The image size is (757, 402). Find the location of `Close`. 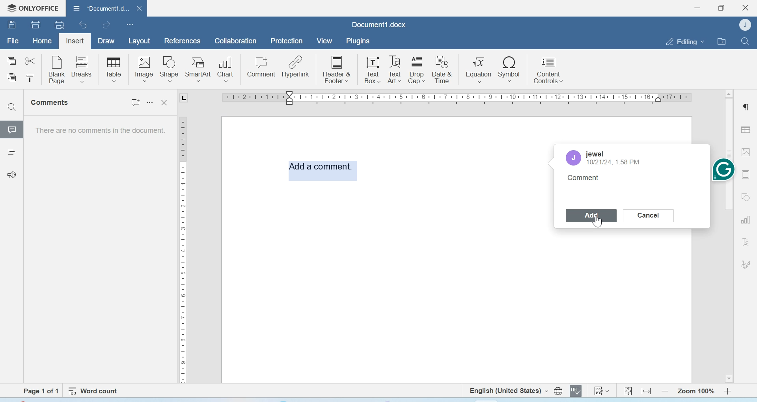

Close is located at coordinates (746, 8).